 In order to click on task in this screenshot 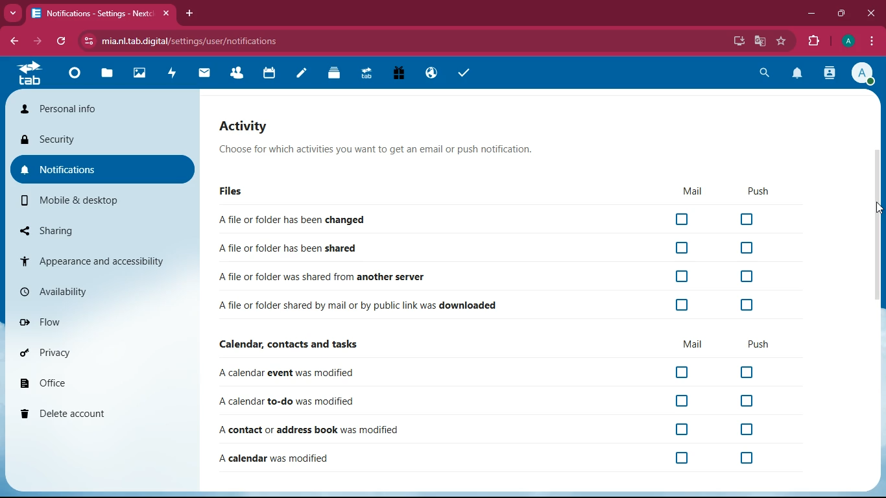, I will do `click(467, 75)`.